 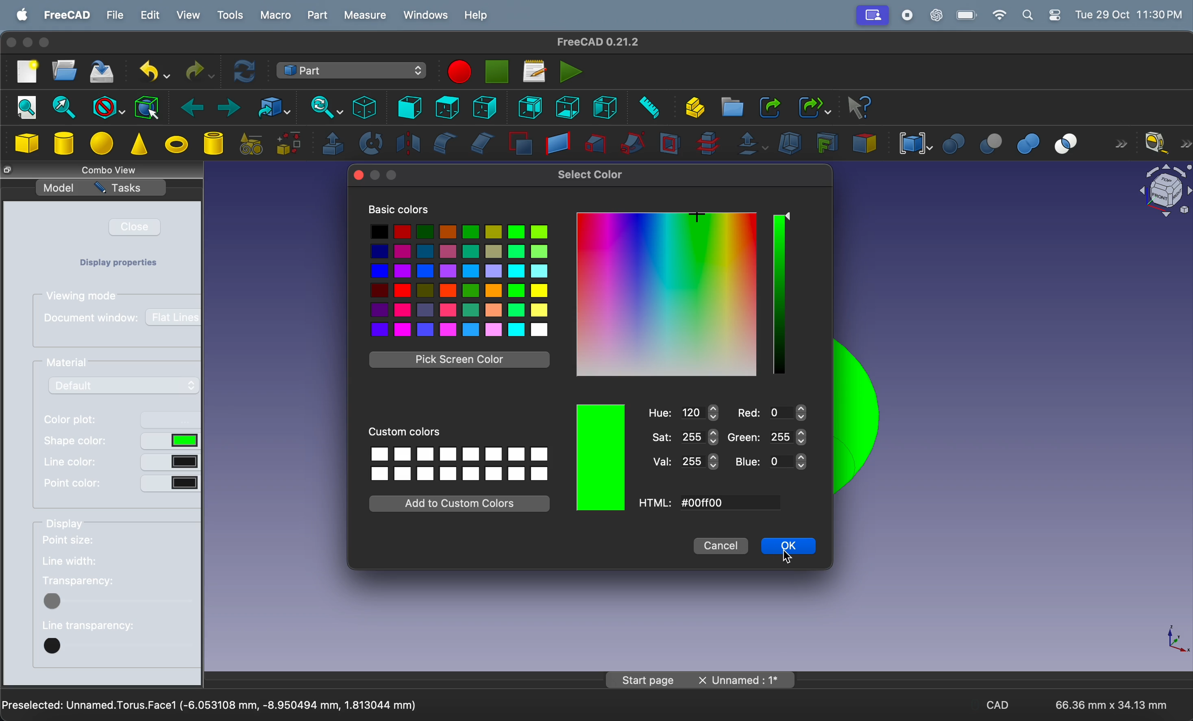 I want to click on object view, so click(x=1164, y=192).